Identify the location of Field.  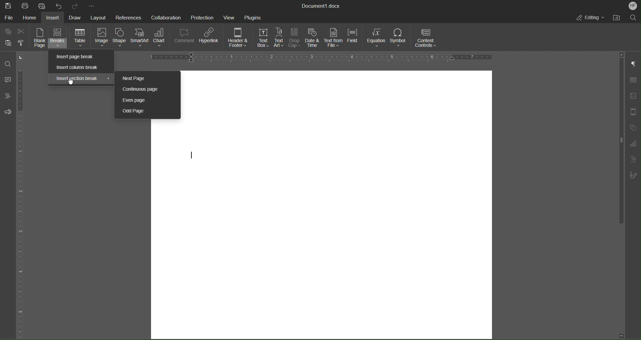
(353, 38).